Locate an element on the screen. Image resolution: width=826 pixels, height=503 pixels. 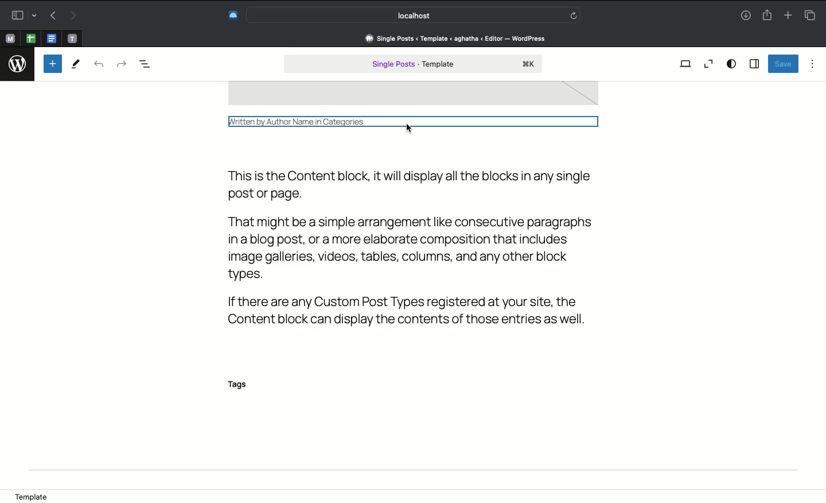
Save is located at coordinates (782, 64).